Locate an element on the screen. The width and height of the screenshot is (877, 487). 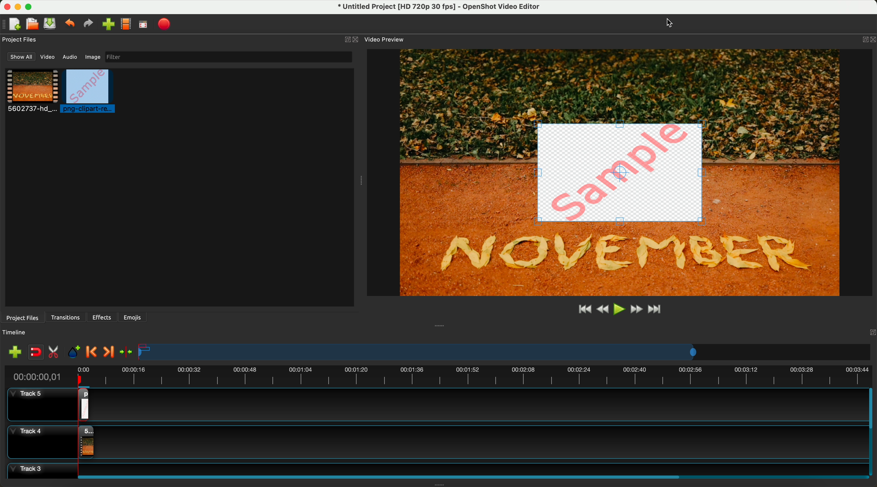
timeline is located at coordinates (18, 332).